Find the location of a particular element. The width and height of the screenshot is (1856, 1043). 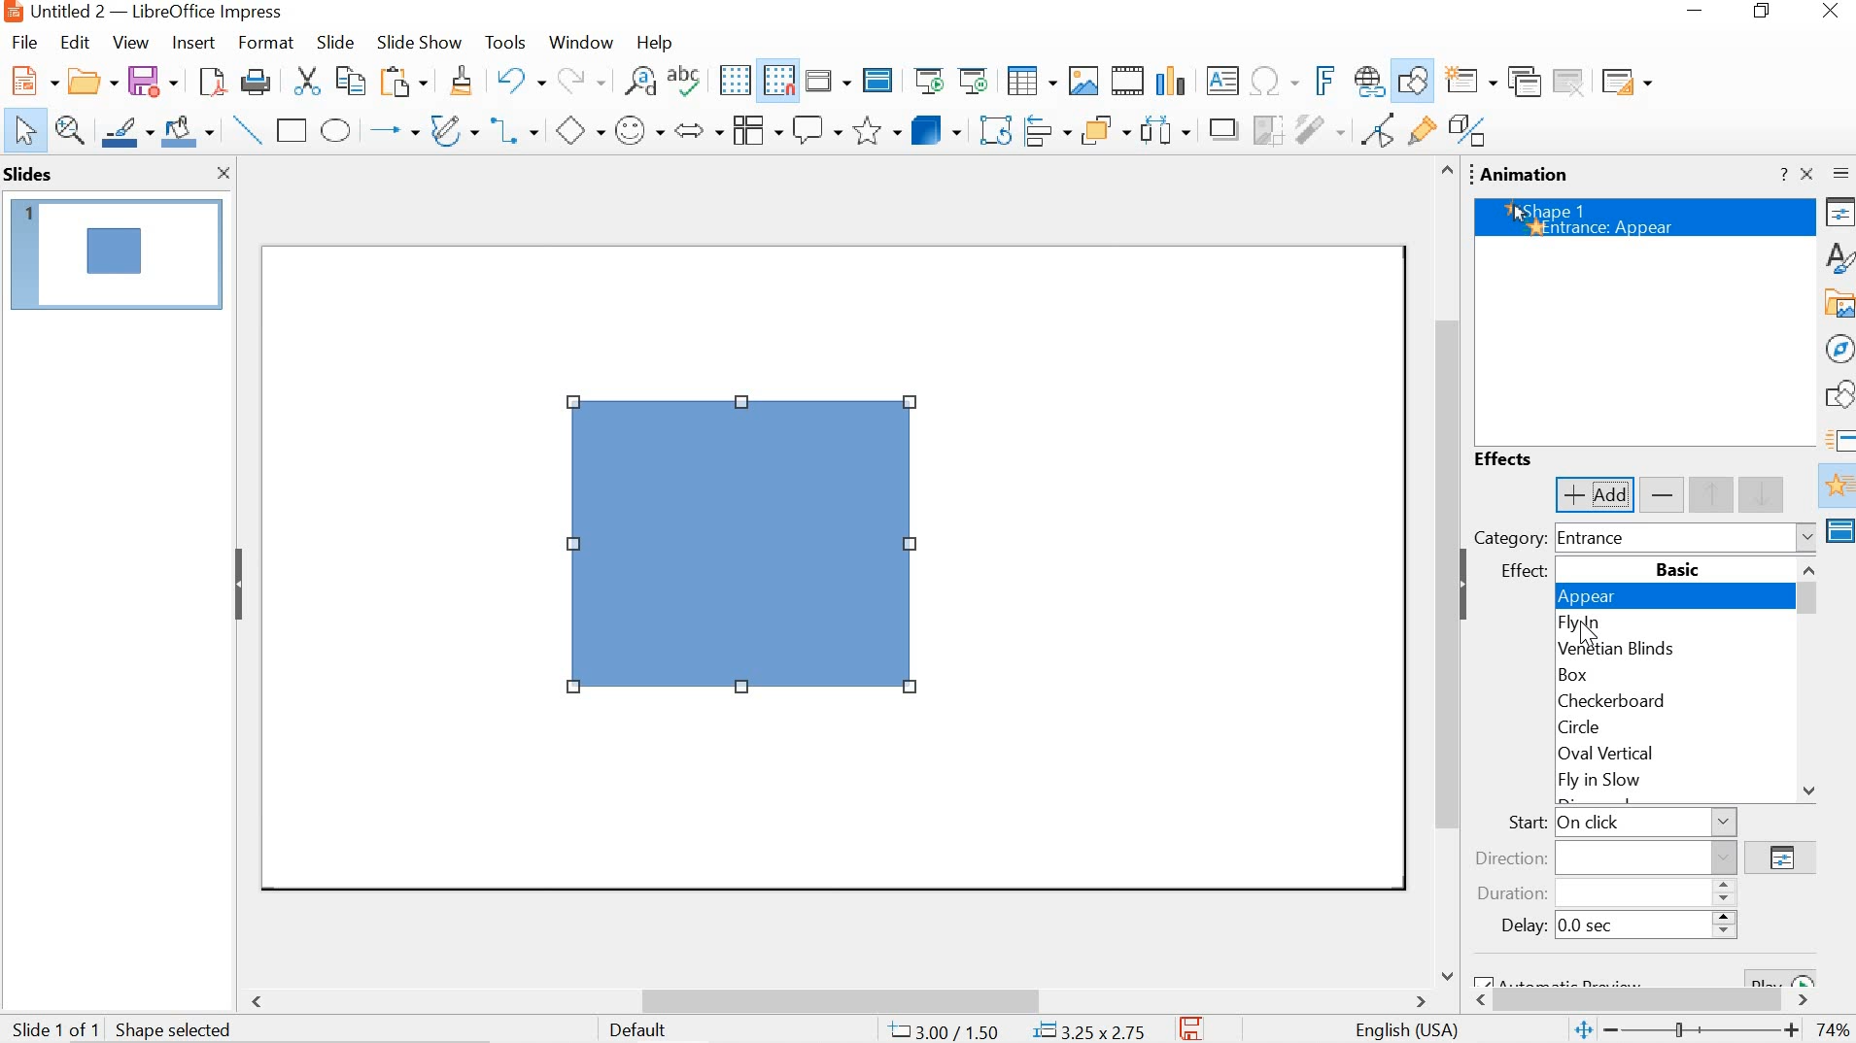

slide 1 of 1 is located at coordinates (123, 1026).